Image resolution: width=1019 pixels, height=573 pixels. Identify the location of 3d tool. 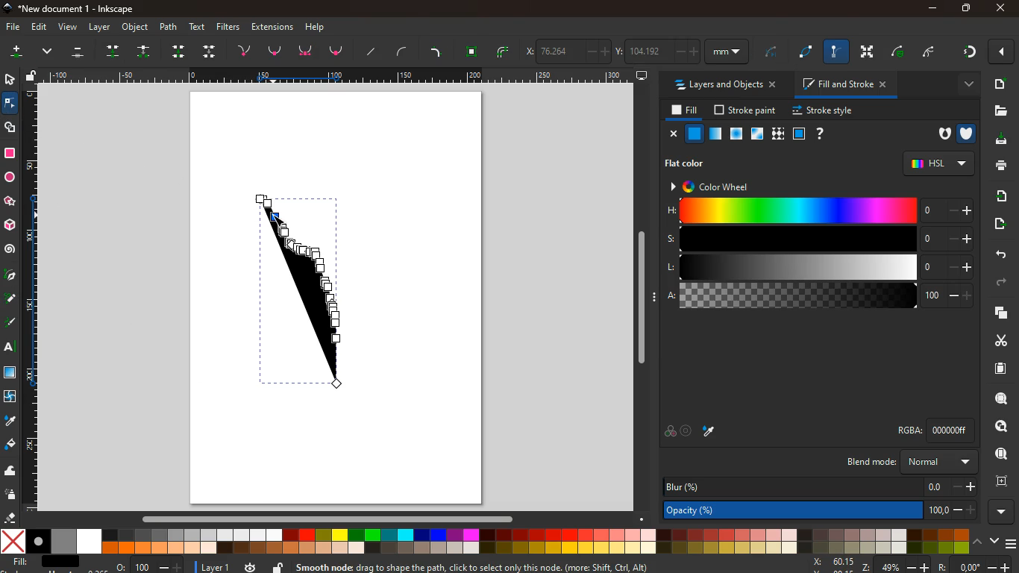
(11, 225).